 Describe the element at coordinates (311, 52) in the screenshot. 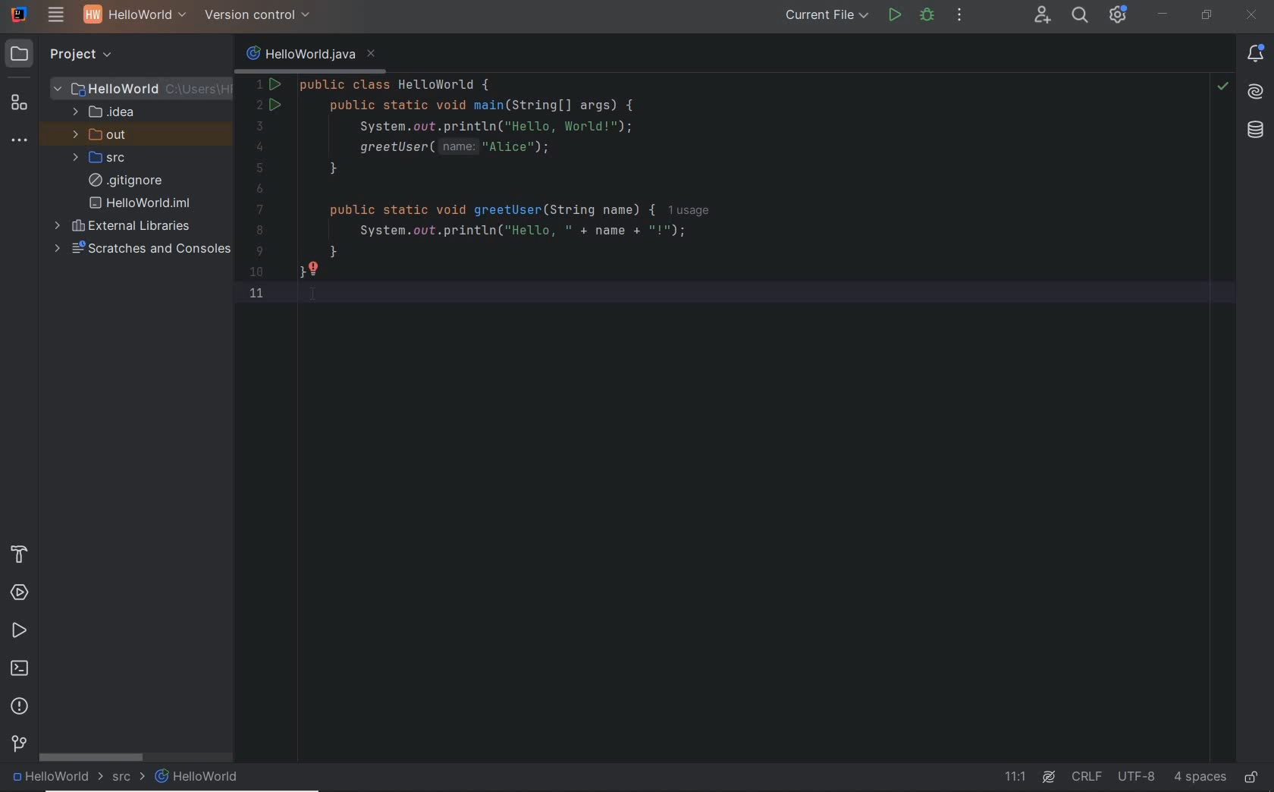

I see `HelloWorld.java(java class name)` at that location.